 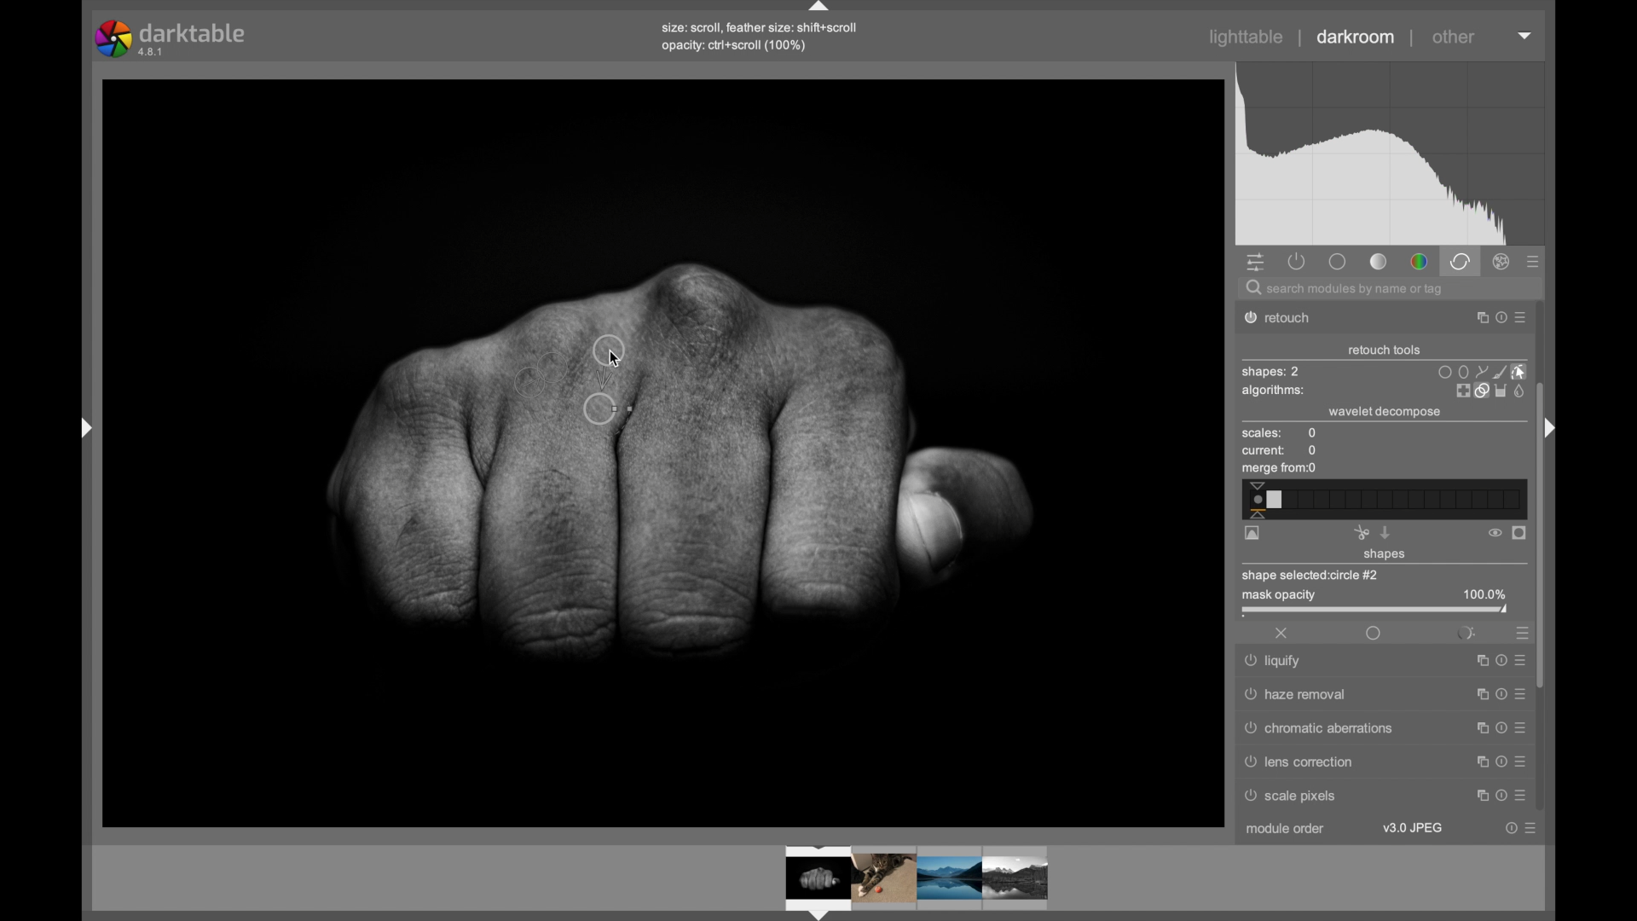 I want to click on display wavelet scale, so click(x=1252, y=534).